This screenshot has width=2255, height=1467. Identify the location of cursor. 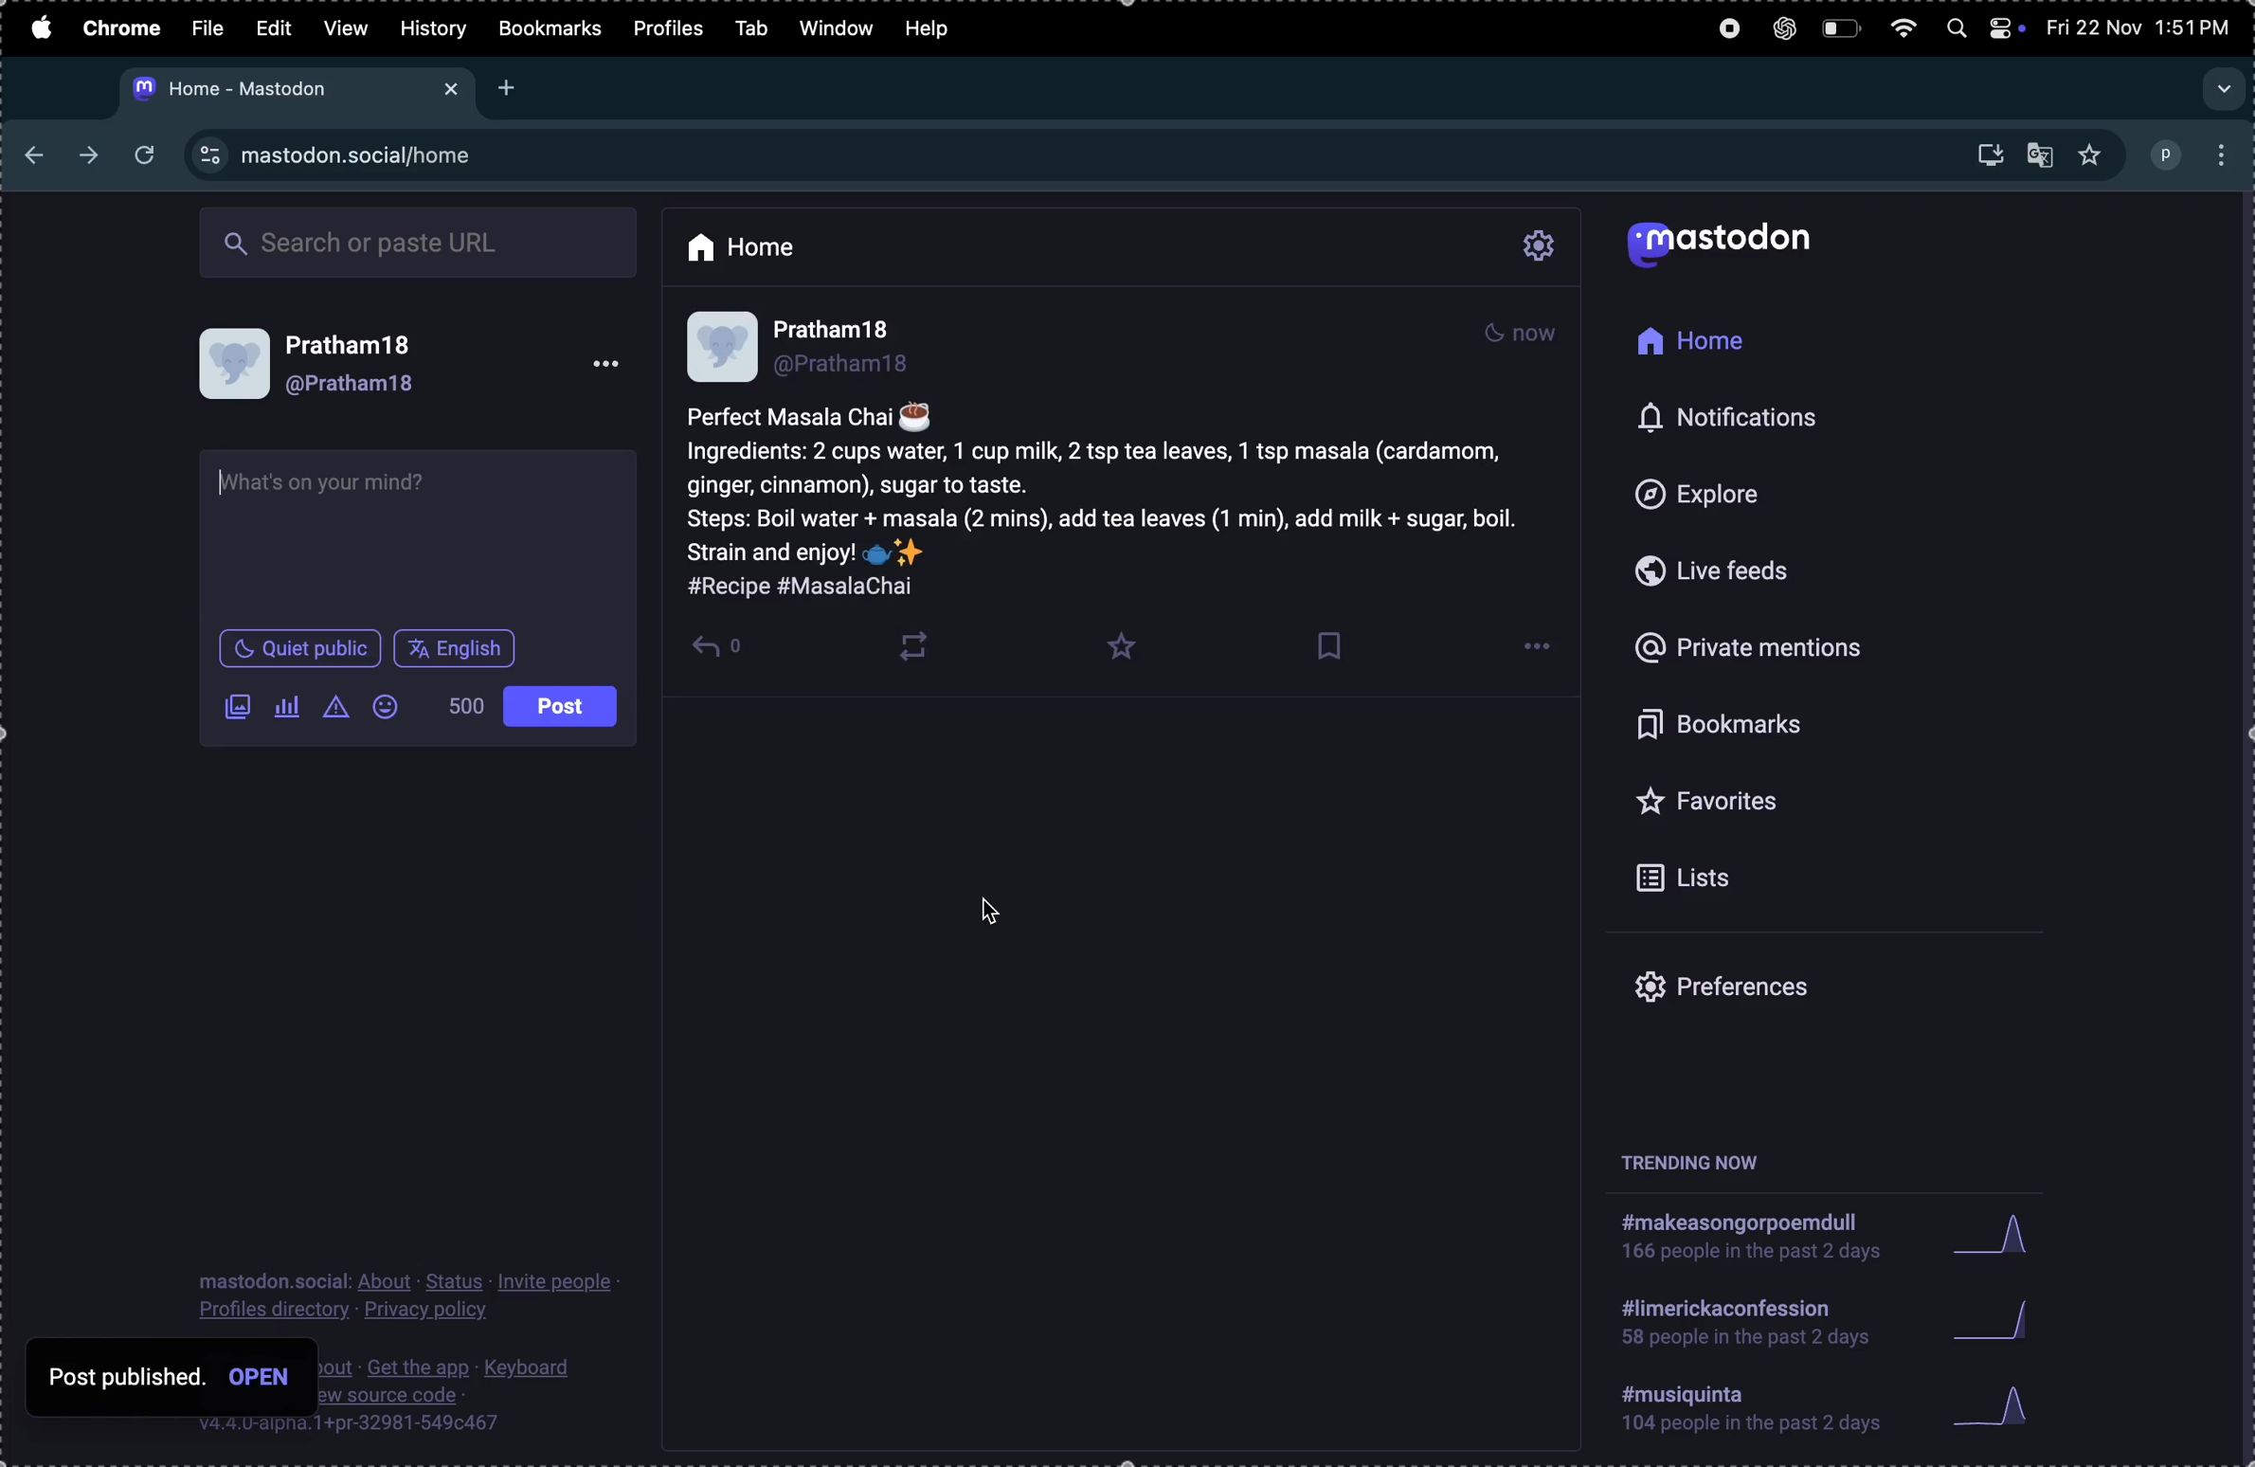
(983, 911).